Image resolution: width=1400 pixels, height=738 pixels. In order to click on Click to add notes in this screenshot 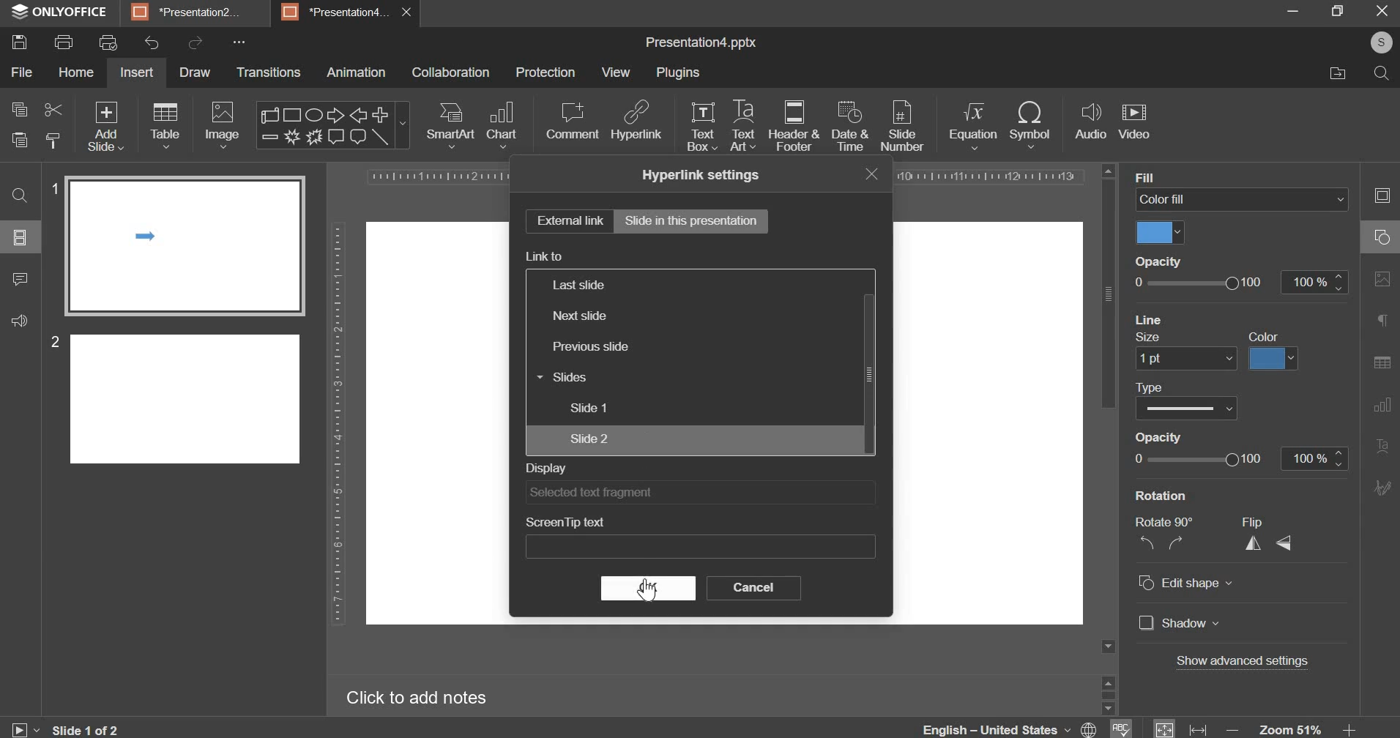, I will do `click(419, 699)`.